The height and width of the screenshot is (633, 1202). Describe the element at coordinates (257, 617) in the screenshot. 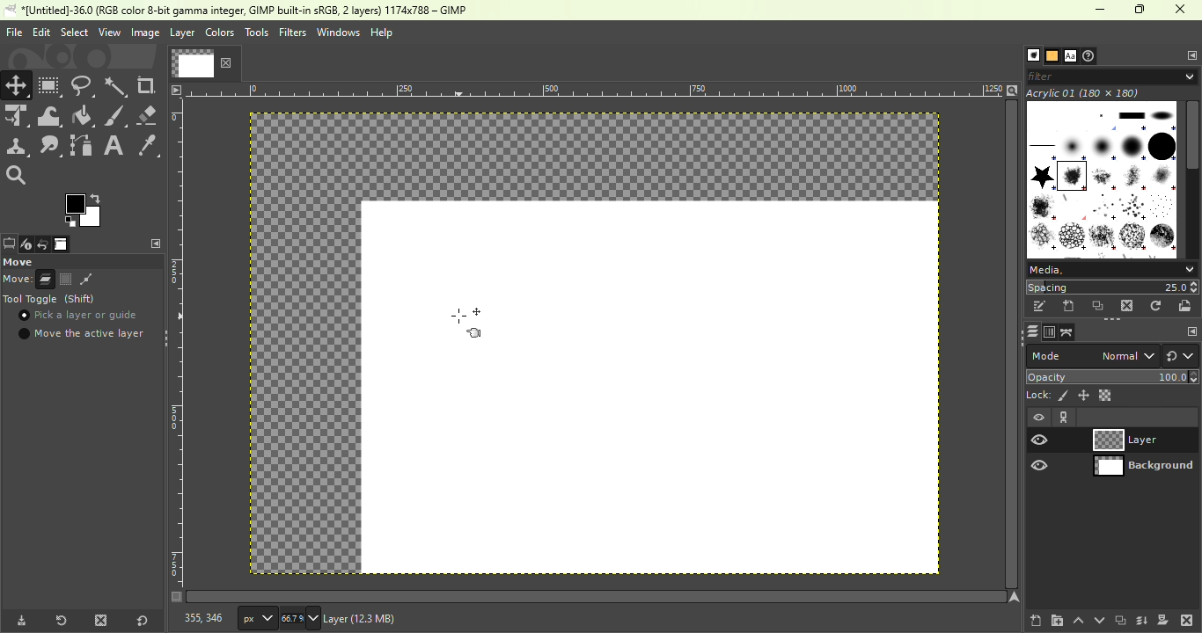

I see `Ruler measurement` at that location.